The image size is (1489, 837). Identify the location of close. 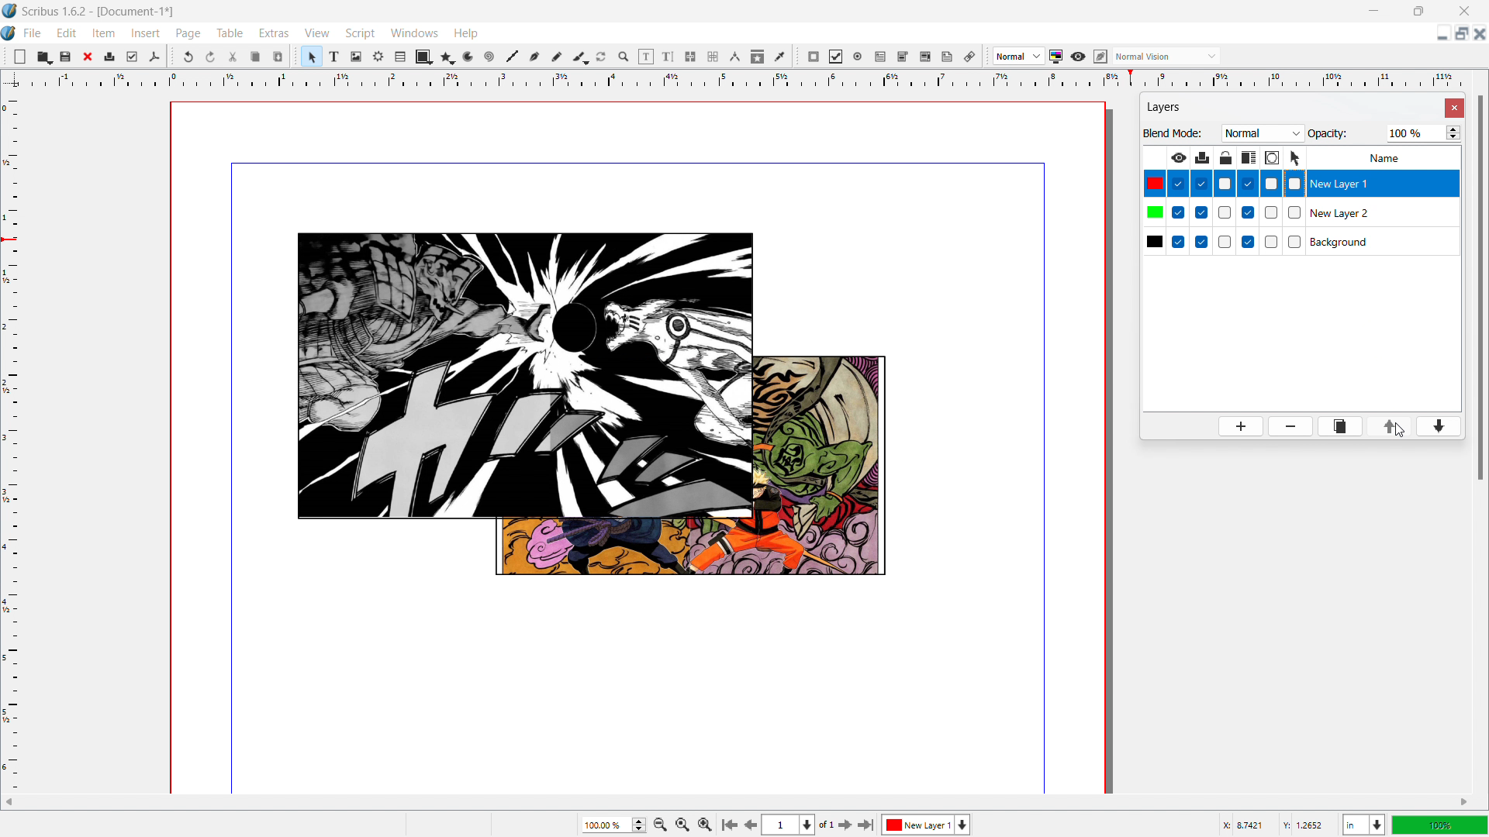
(89, 57).